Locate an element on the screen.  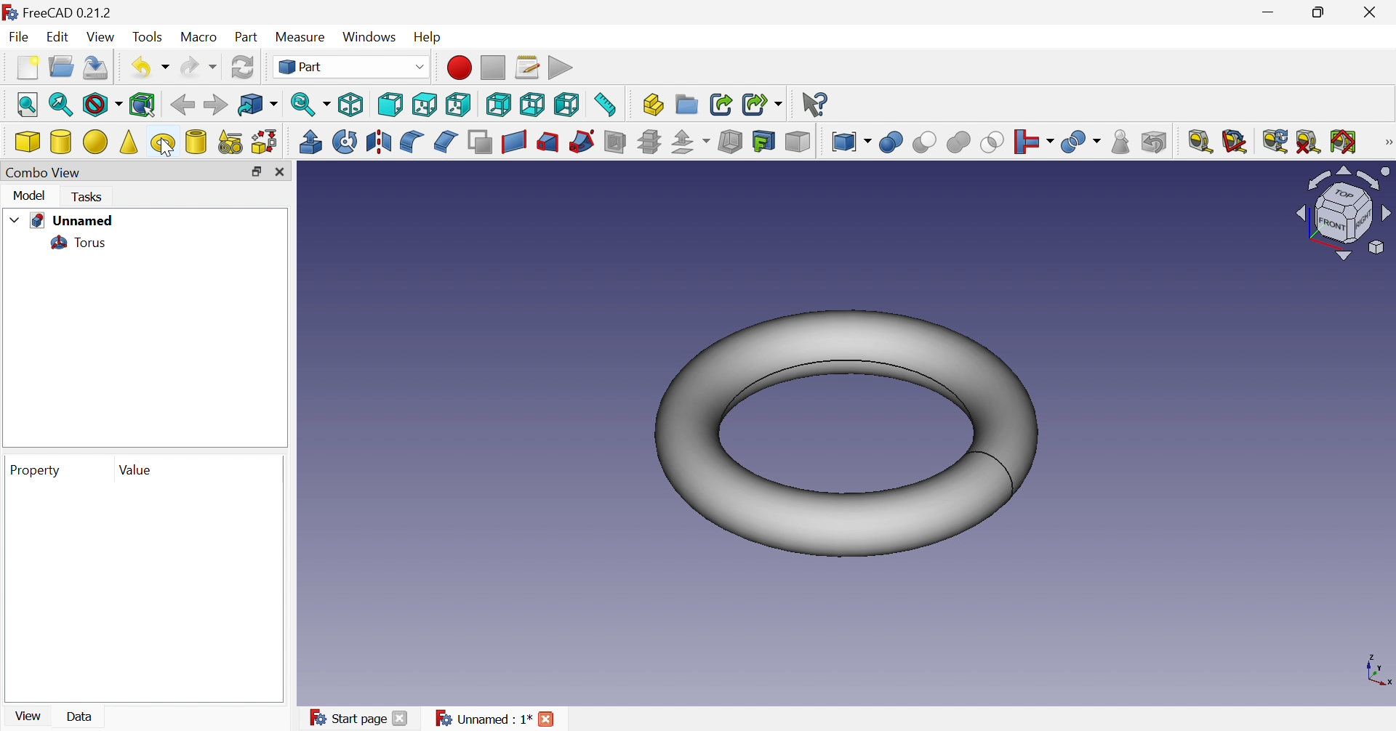
Create group is located at coordinates (688, 103).